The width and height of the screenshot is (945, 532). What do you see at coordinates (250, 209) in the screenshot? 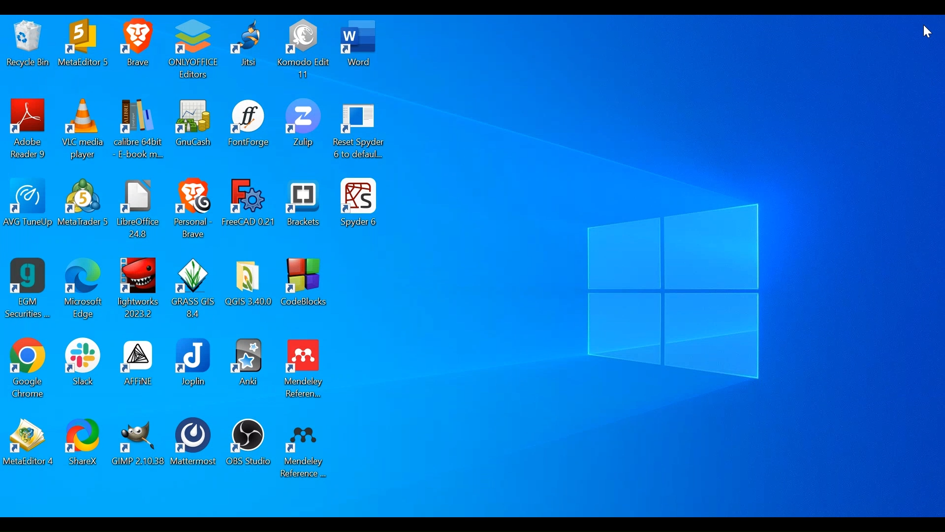
I see `FreeCAD 0.21` at bounding box center [250, 209].